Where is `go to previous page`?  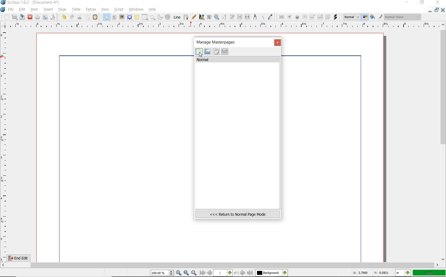
go to previous page is located at coordinates (210, 273).